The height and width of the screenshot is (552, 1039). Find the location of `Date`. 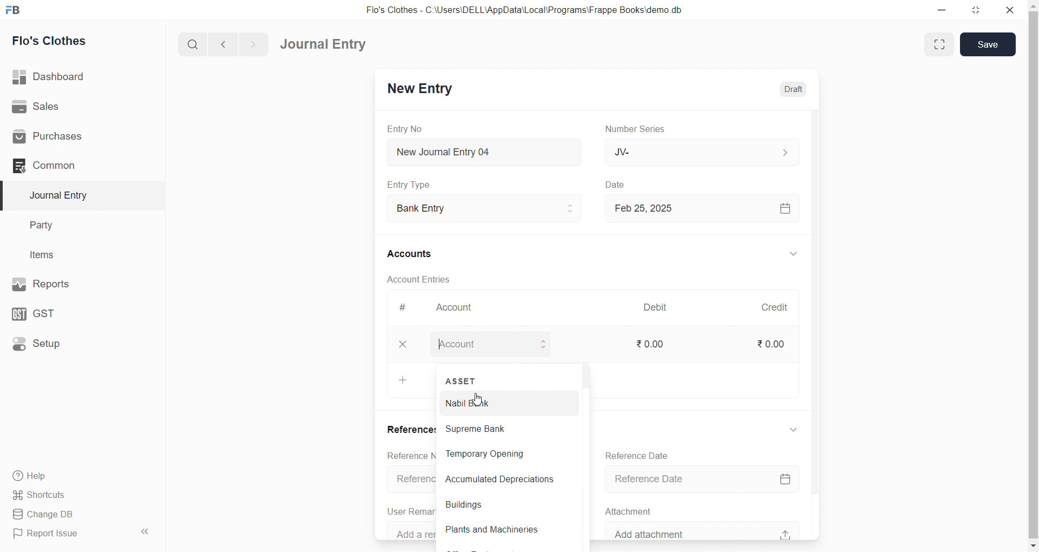

Date is located at coordinates (622, 185).